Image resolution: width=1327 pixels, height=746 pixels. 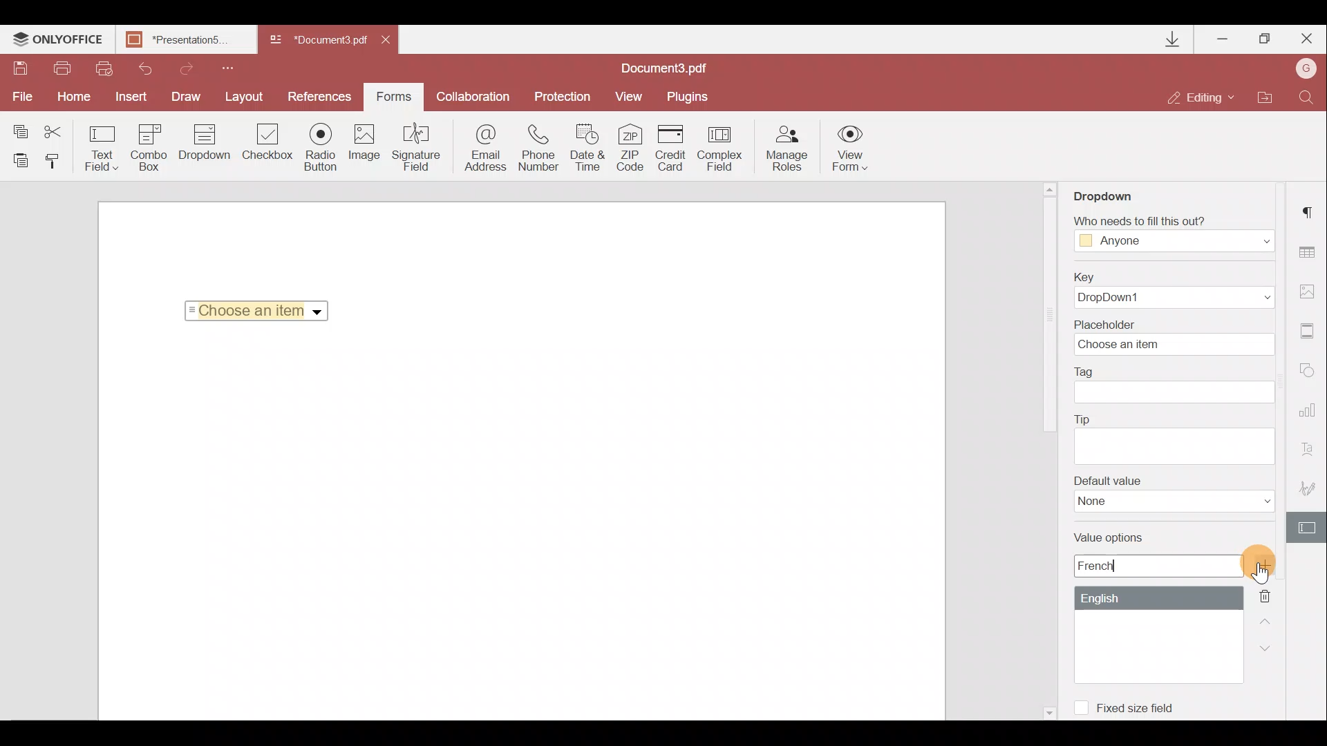 I want to click on Close, so click(x=390, y=37).